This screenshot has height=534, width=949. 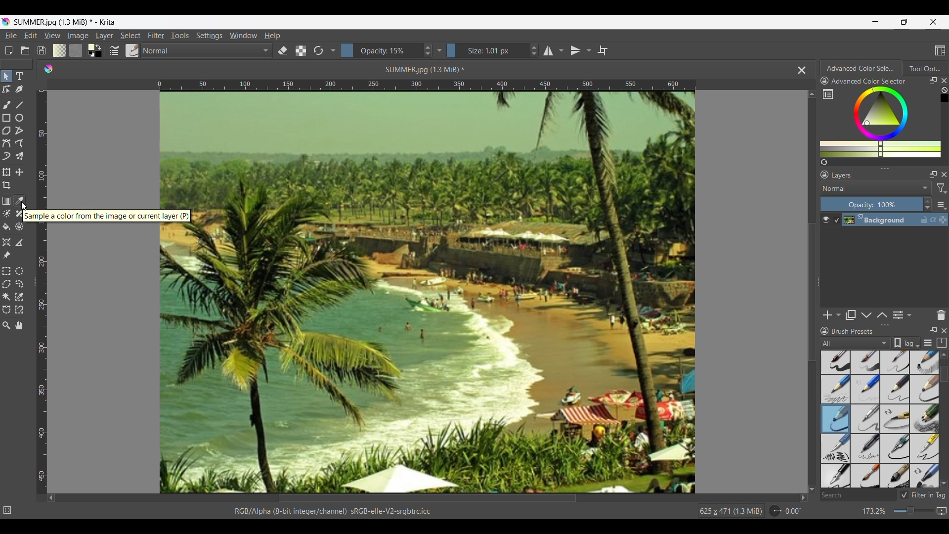 I want to click on Edit brush settings, so click(x=115, y=50).